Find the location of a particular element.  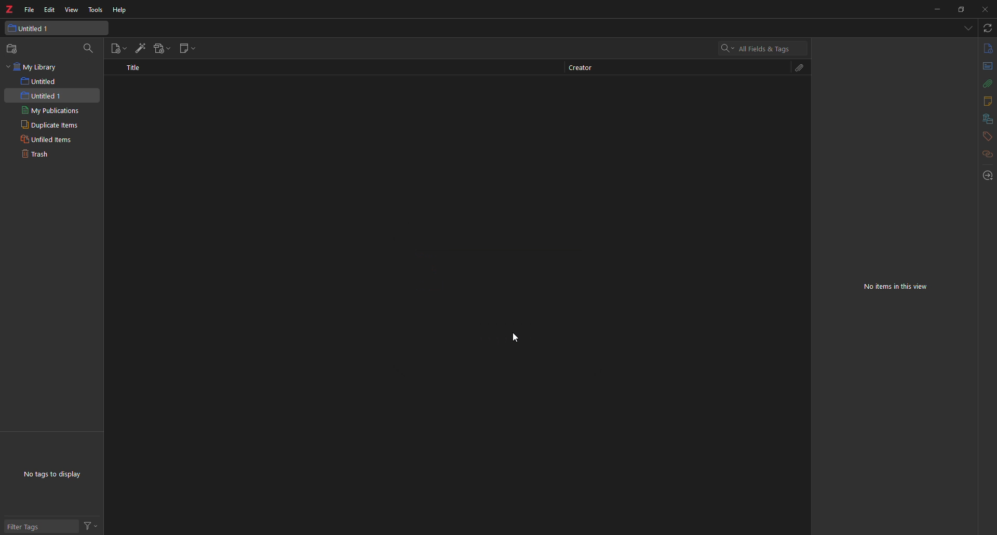

new collection is located at coordinates (14, 48).